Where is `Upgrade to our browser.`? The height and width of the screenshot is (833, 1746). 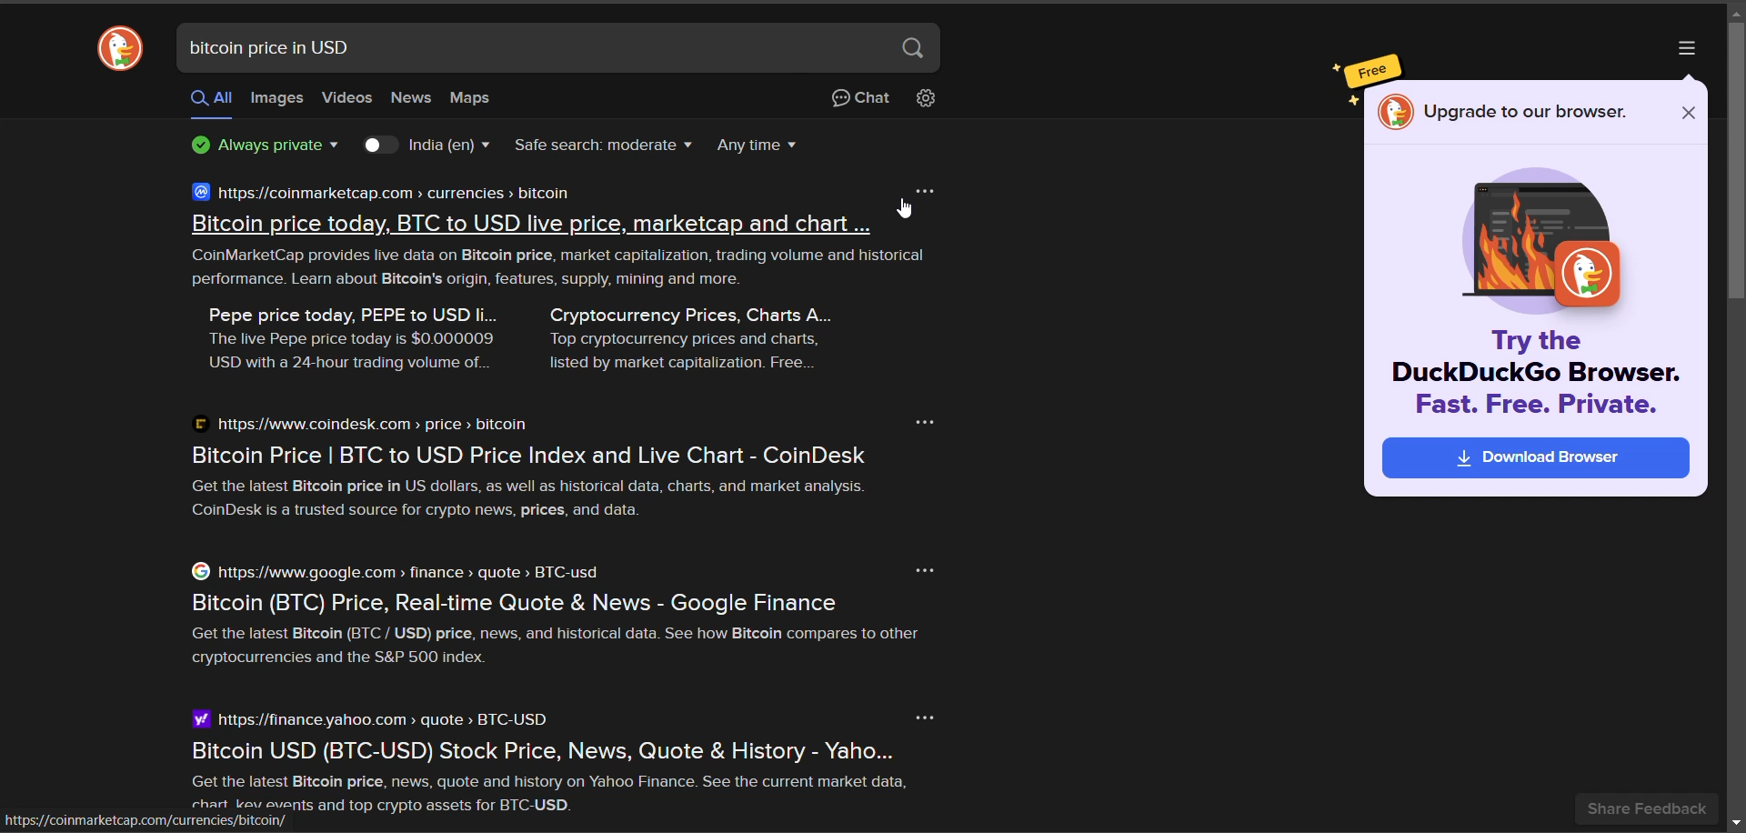 Upgrade to our browser. is located at coordinates (1498, 113).